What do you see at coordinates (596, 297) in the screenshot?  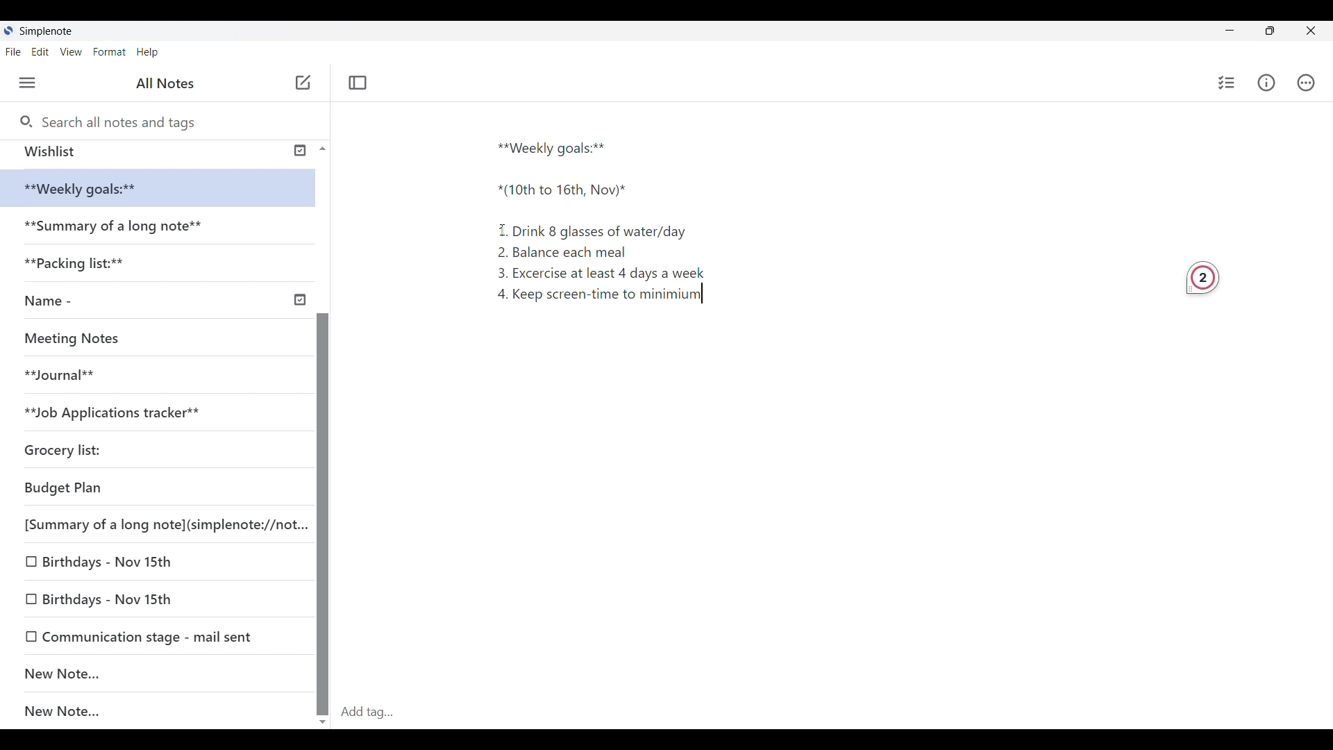 I see `4. Keep screen-time to minimium` at bounding box center [596, 297].